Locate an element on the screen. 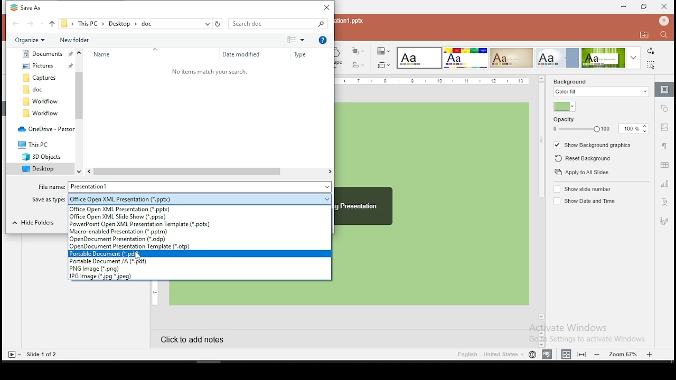  macro-enabled presentation is located at coordinates (200, 232).